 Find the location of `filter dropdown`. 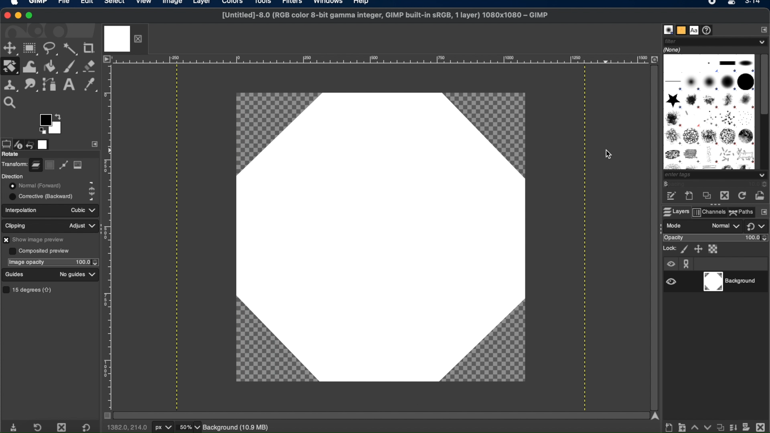

filter dropdown is located at coordinates (715, 41).